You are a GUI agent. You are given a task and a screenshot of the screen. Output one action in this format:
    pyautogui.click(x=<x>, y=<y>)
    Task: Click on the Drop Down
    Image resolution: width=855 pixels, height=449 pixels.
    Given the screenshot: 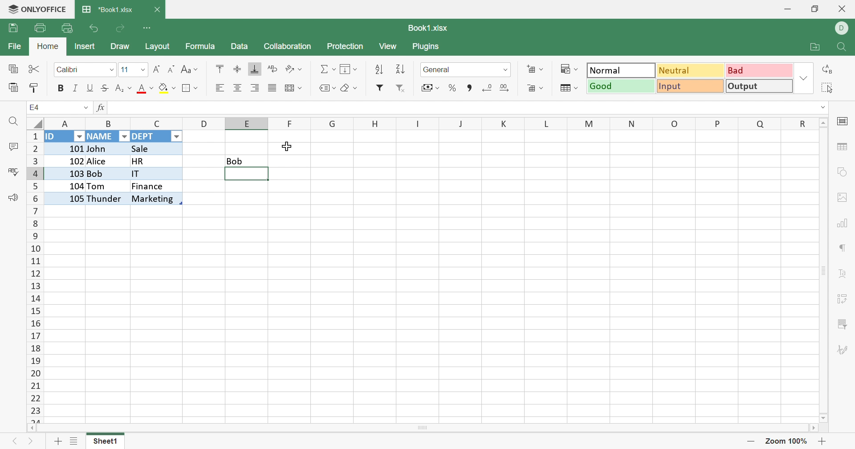 What is the action you would take?
    pyautogui.click(x=123, y=136)
    